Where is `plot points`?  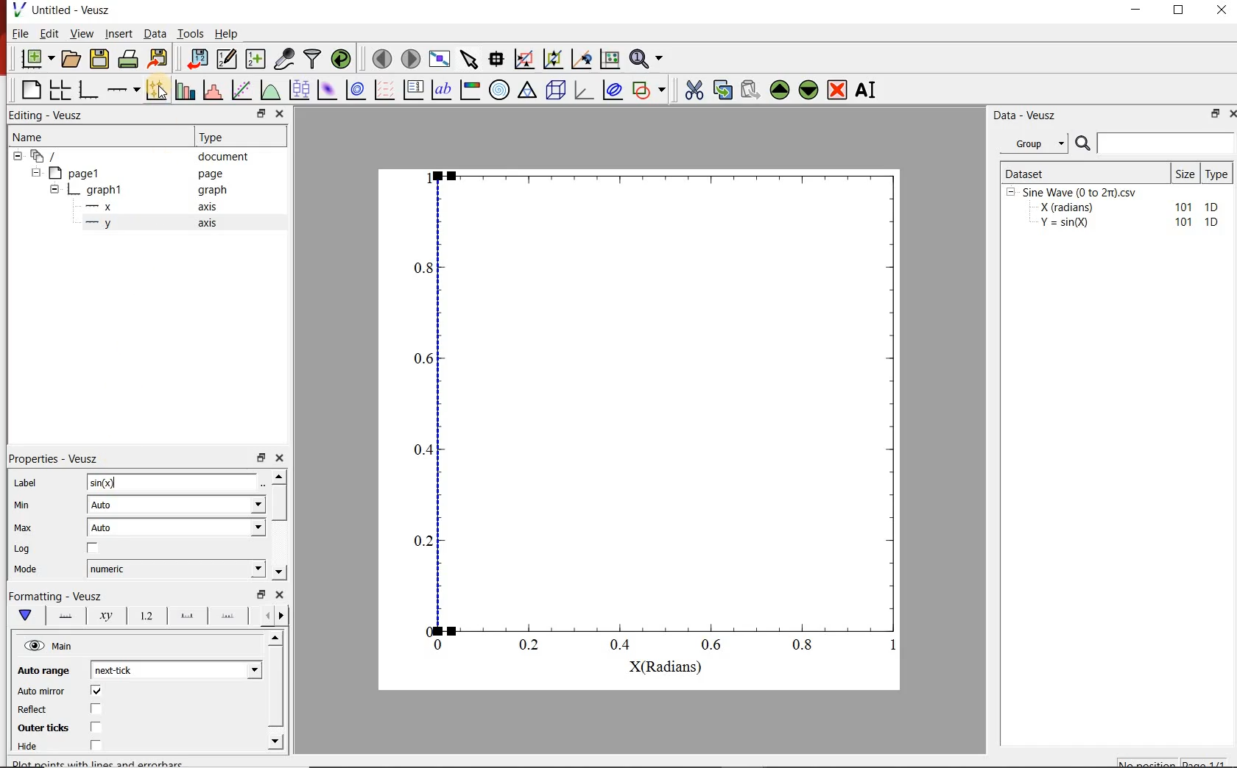
plot points is located at coordinates (158, 89).